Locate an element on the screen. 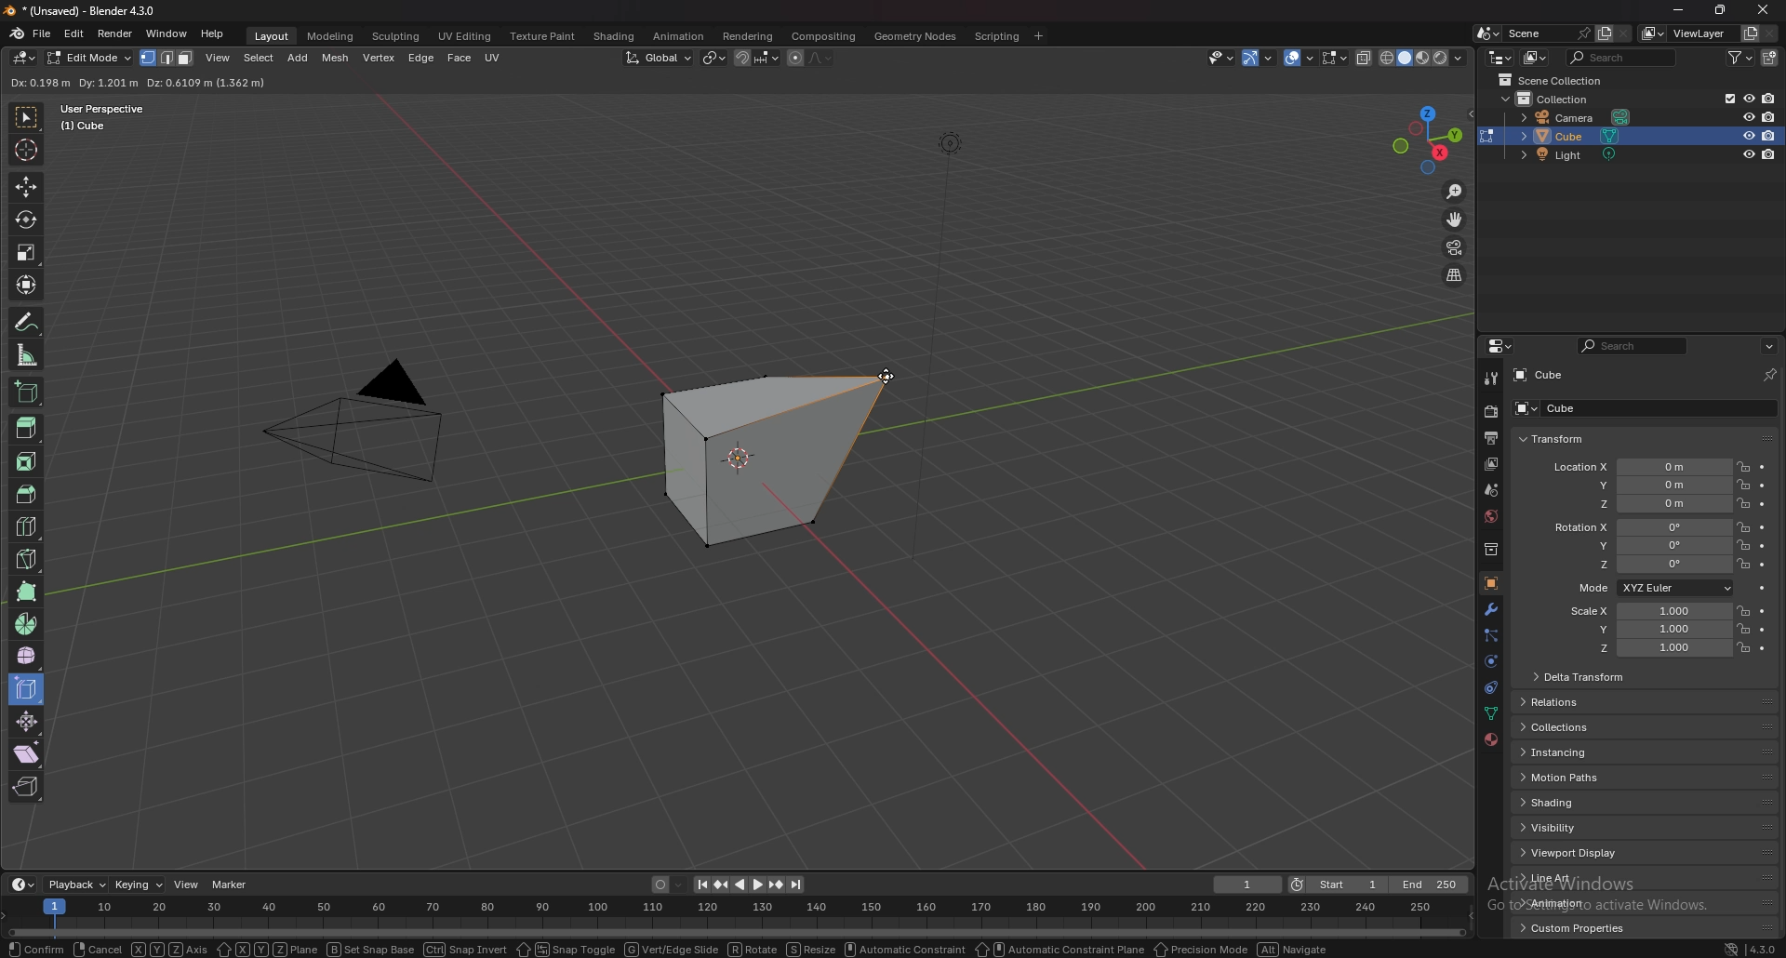  mode is located at coordinates (1652, 589).